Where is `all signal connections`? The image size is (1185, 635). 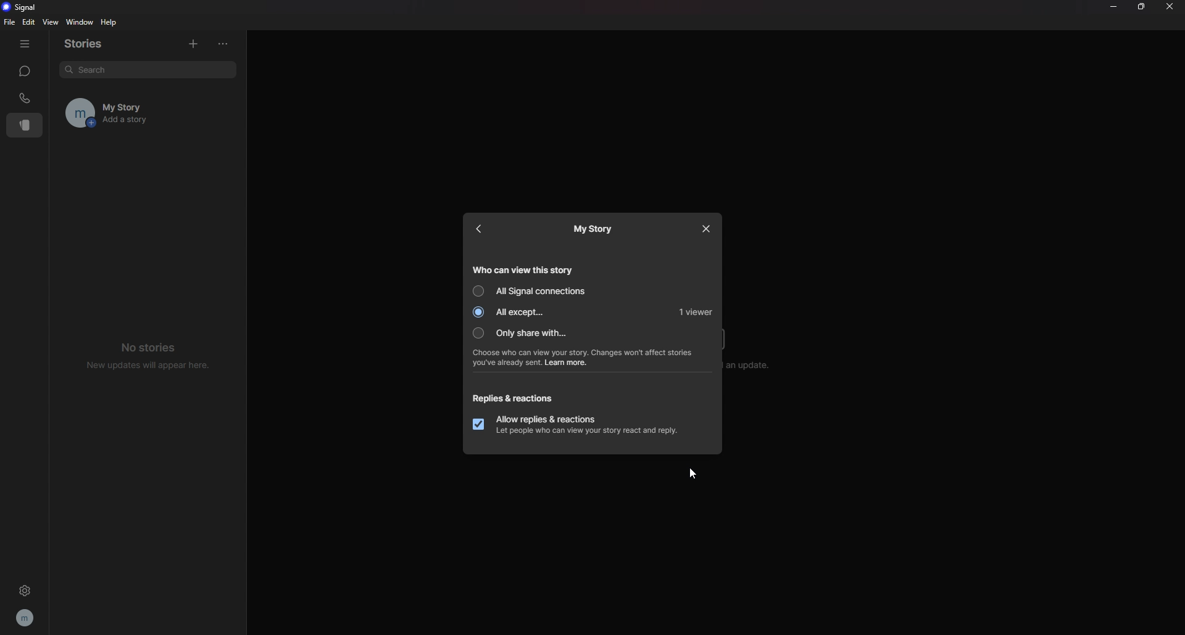 all signal connections is located at coordinates (530, 292).